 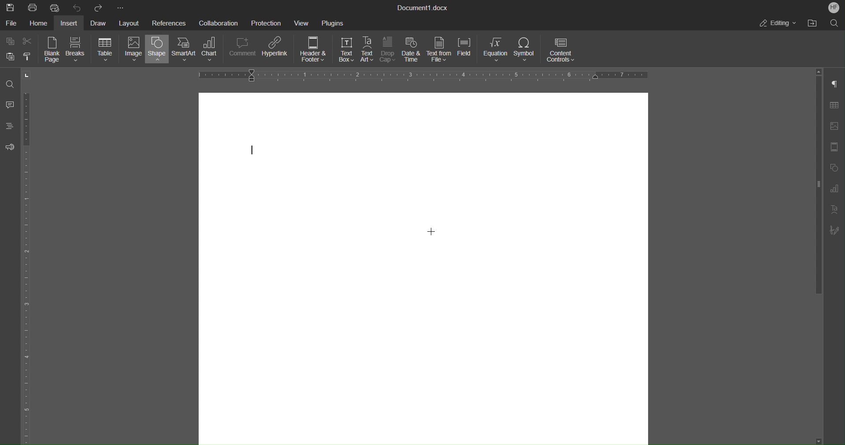 What do you see at coordinates (333, 22) in the screenshot?
I see `Plugins` at bounding box center [333, 22].